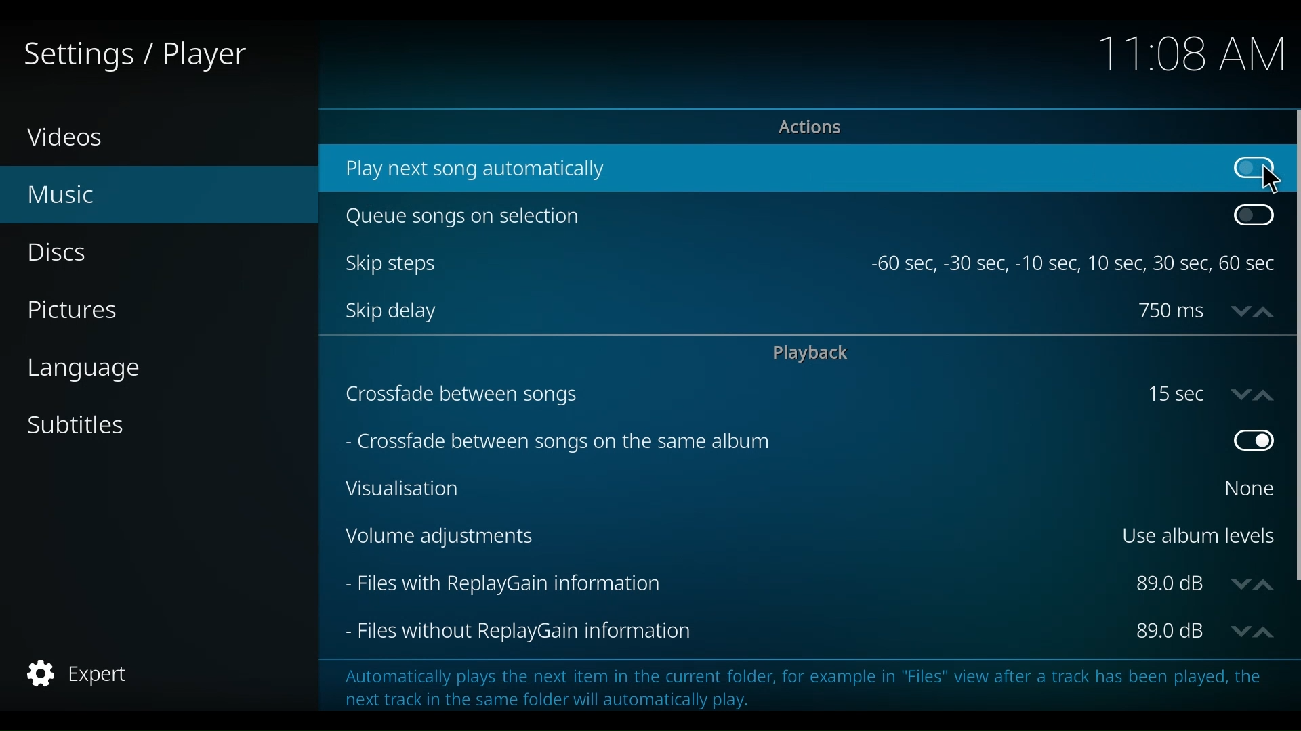  I want to click on Skip stes, so click(602, 263).